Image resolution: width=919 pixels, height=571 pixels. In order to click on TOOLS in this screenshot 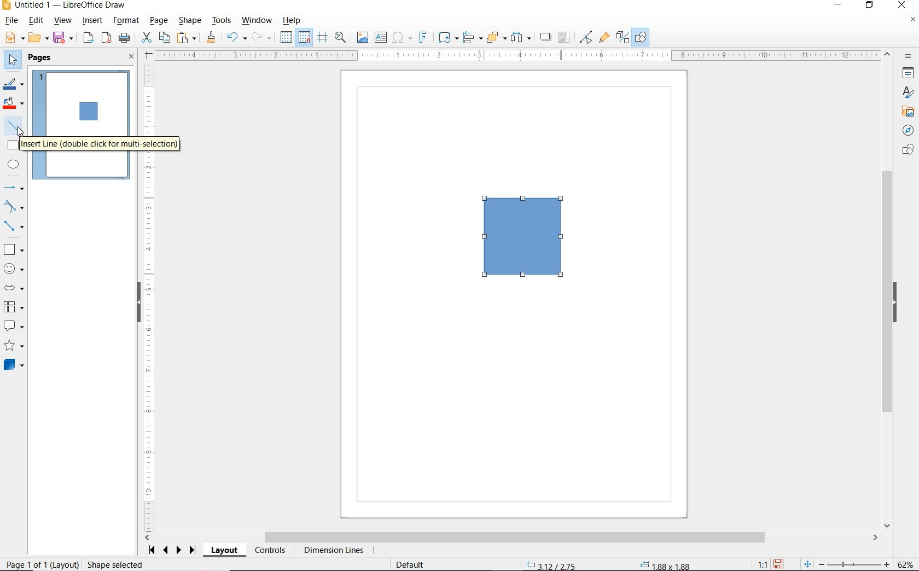, I will do `click(223, 21)`.